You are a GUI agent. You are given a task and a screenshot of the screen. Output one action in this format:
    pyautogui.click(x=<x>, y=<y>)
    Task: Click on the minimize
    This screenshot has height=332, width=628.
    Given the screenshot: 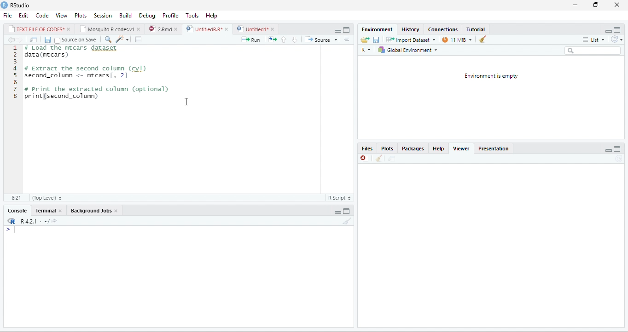 What is the action you would take?
    pyautogui.click(x=609, y=29)
    